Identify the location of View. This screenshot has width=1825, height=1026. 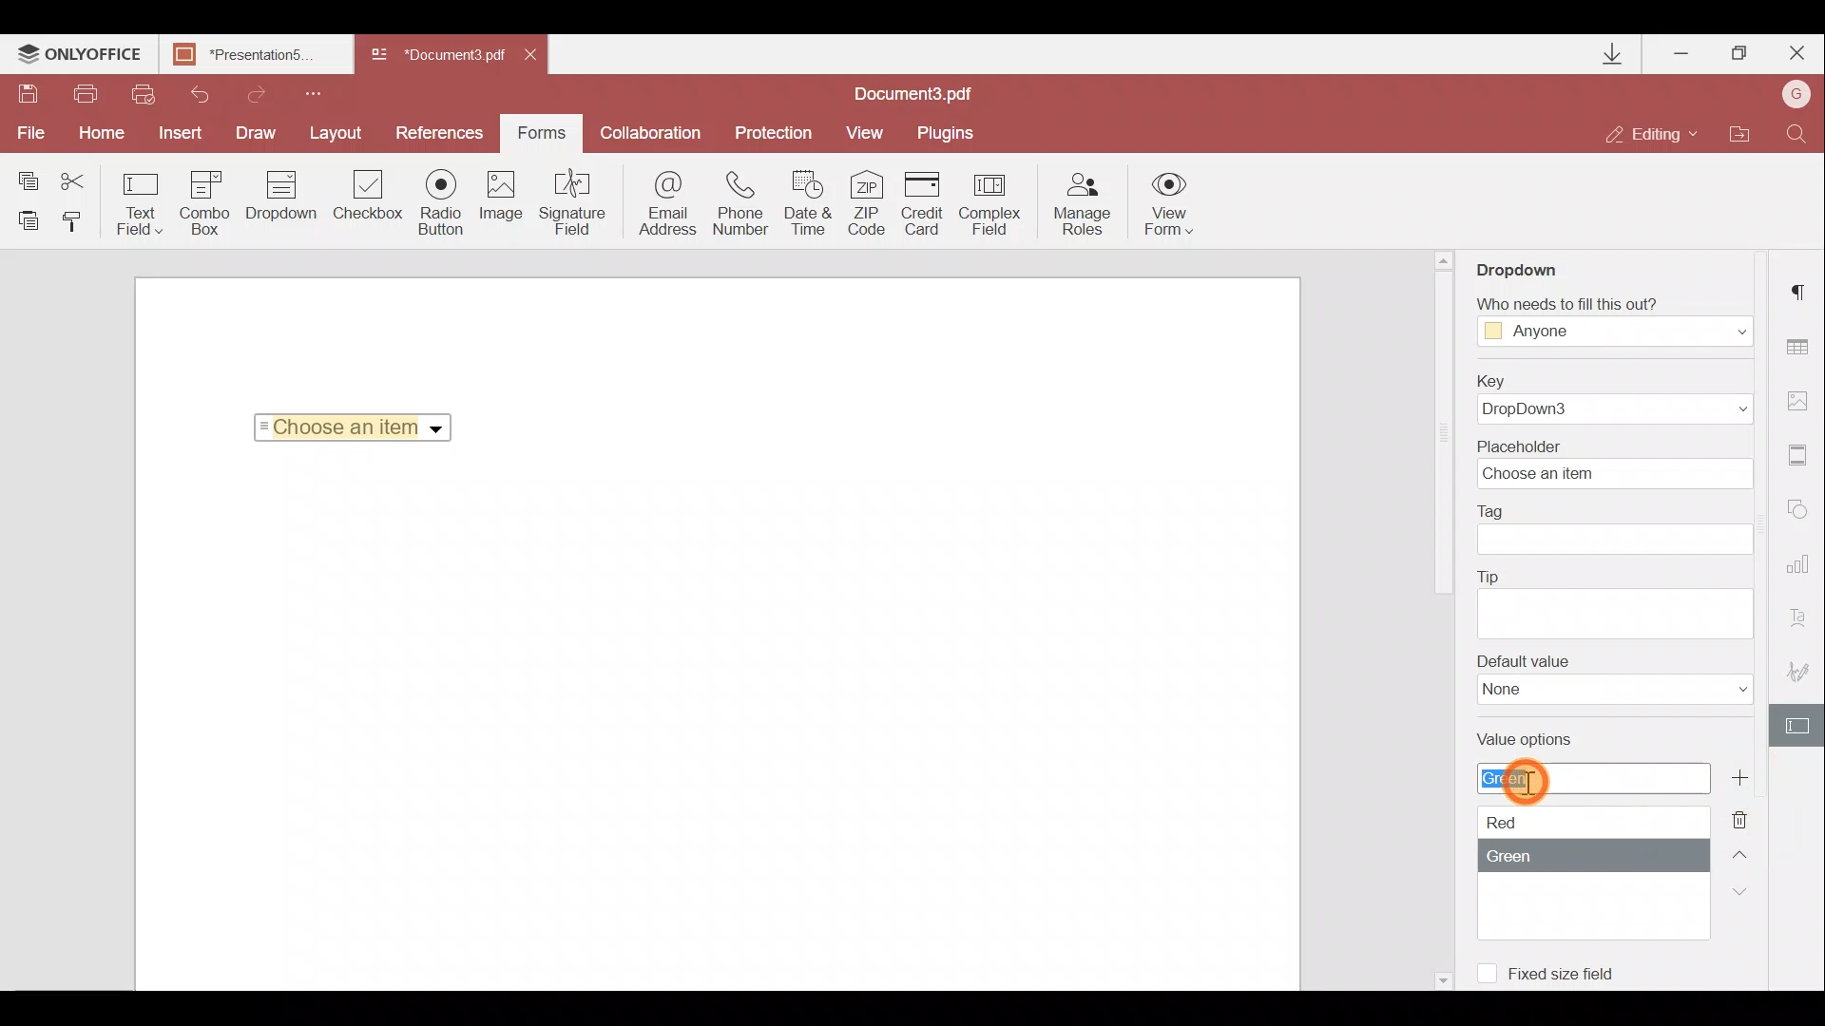
(871, 133).